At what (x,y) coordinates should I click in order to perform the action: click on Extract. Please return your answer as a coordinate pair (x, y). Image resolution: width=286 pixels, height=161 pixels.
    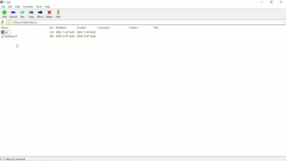
    Looking at the image, I should click on (13, 14).